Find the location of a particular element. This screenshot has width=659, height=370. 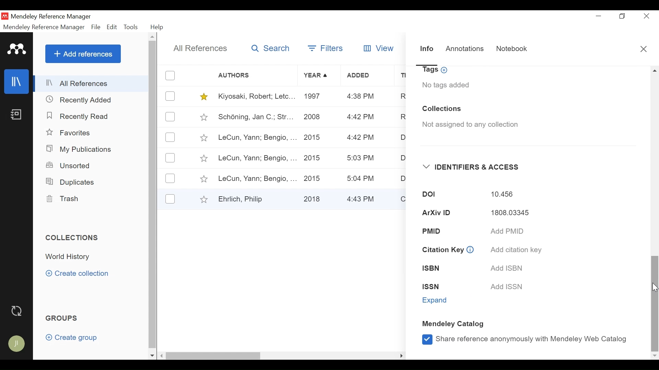

(un)select favorite is located at coordinates (203, 138).